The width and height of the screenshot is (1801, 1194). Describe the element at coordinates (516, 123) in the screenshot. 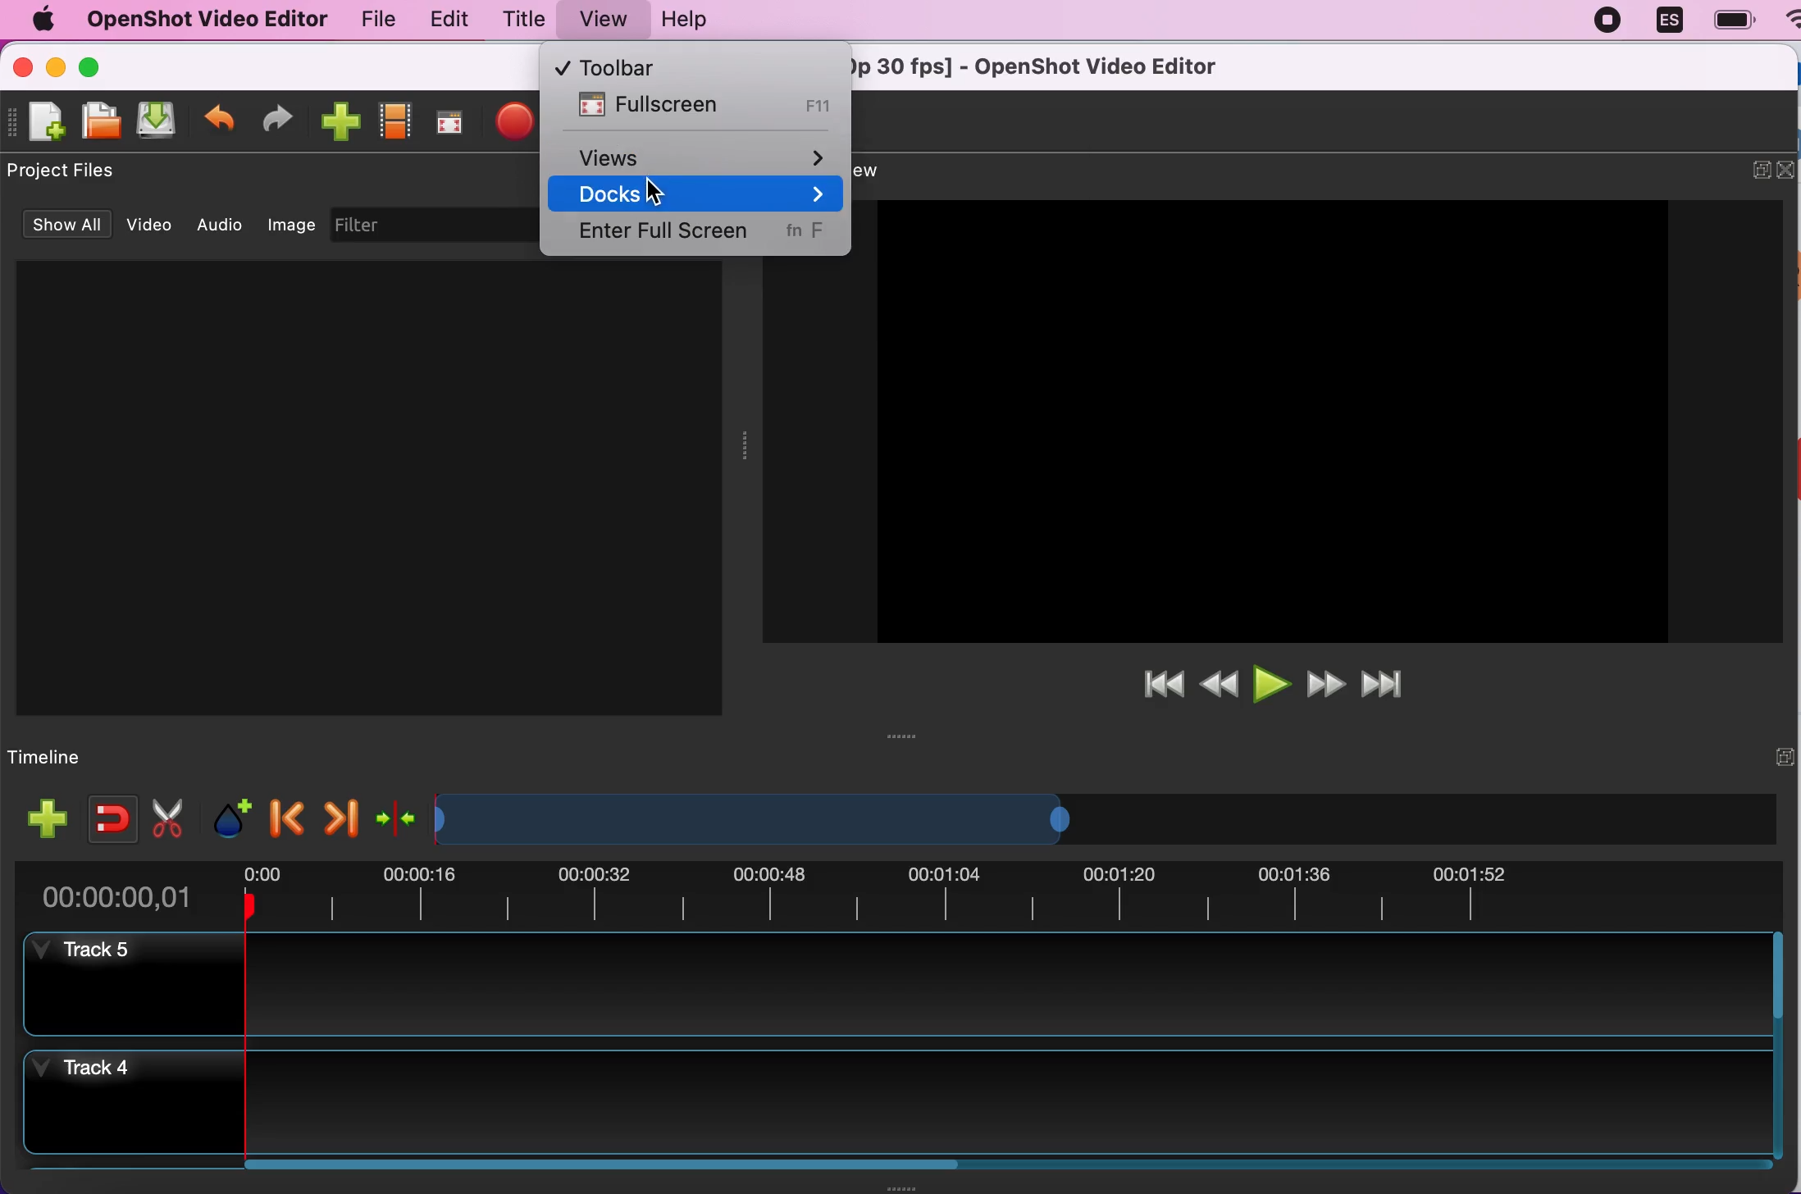

I see `export file` at that location.